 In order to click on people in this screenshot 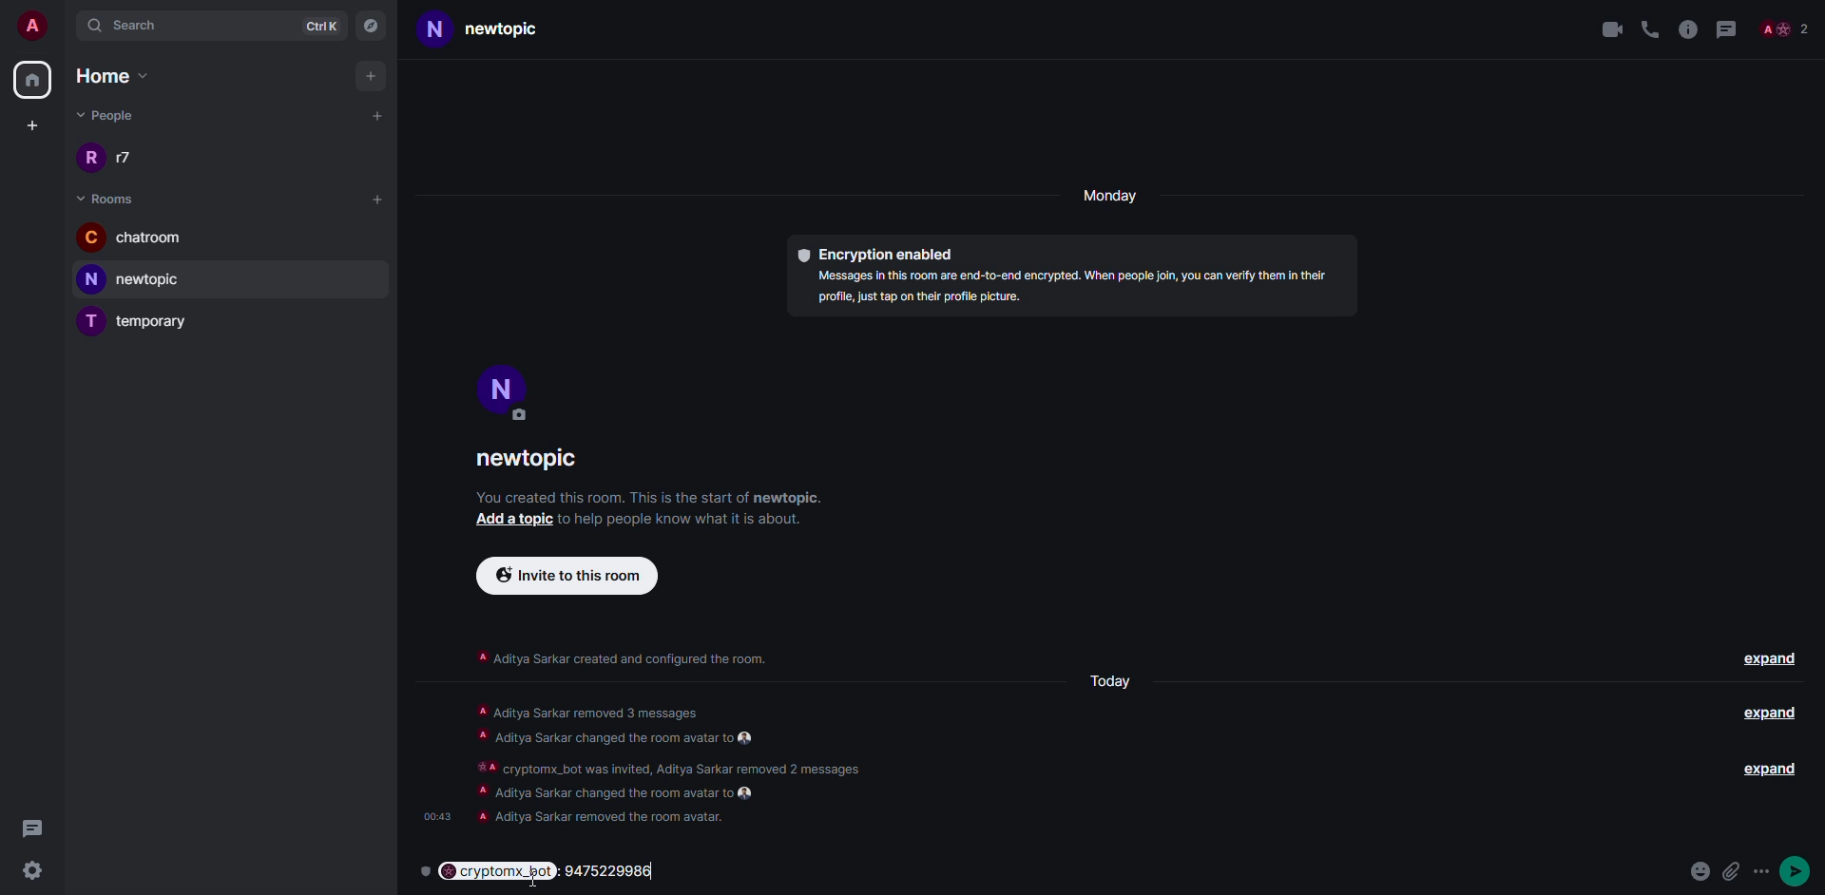, I will do `click(109, 115)`.